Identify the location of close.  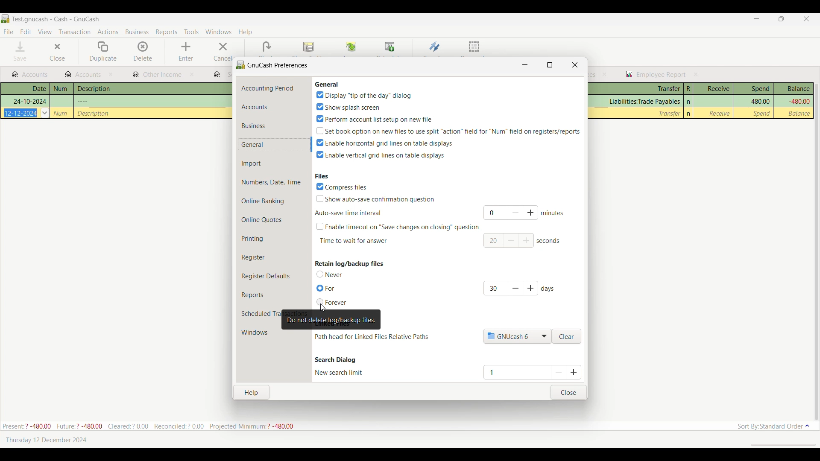
(112, 75).